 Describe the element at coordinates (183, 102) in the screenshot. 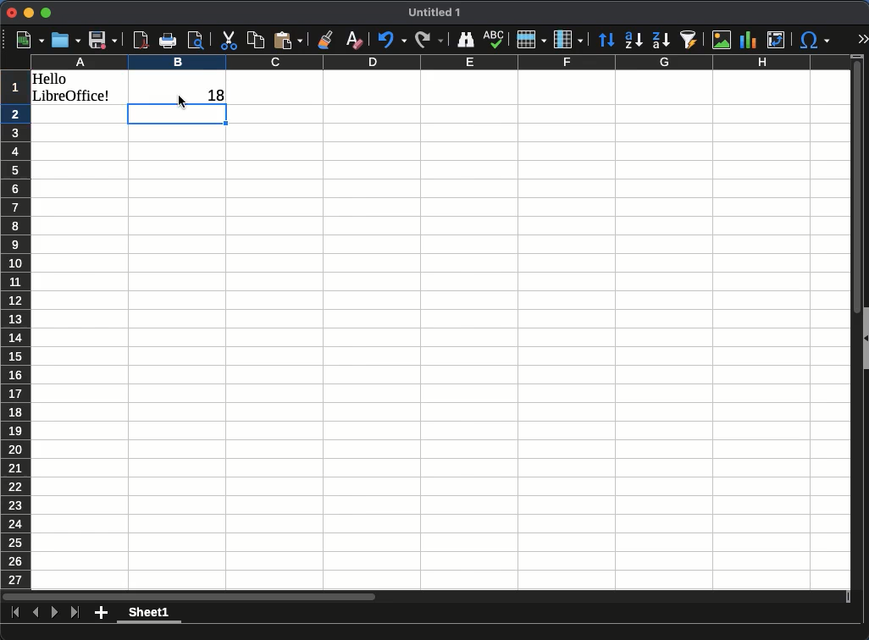

I see `cursor` at that location.